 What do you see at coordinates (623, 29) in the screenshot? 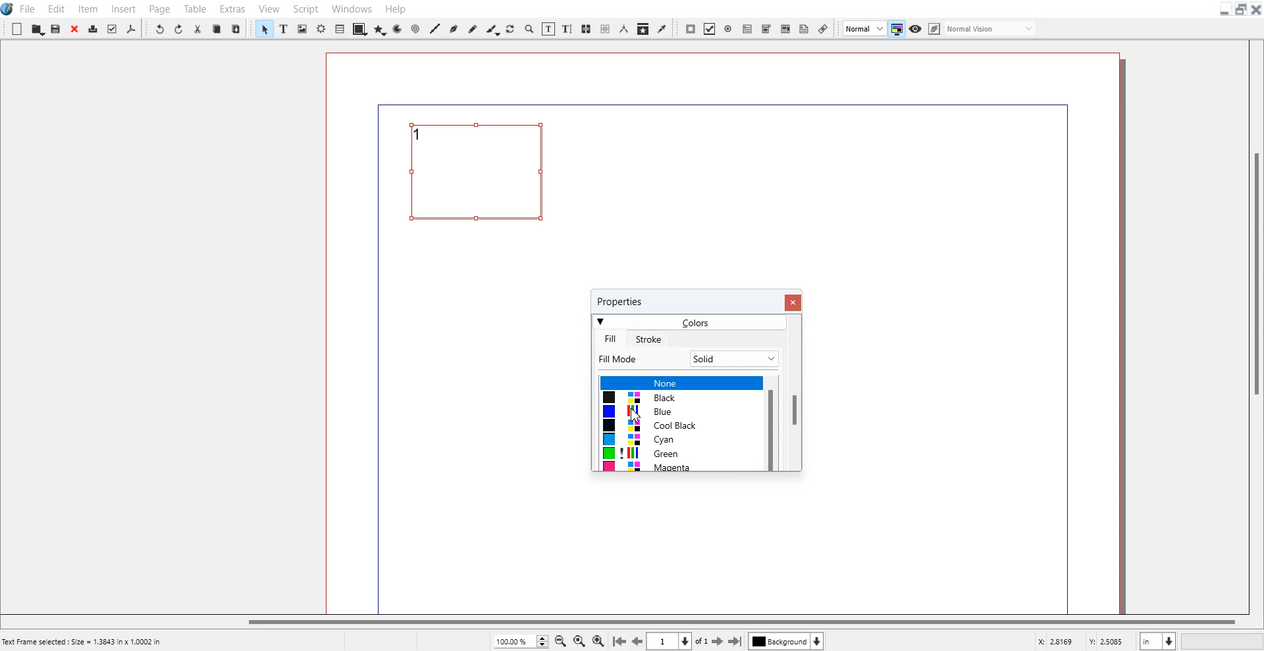
I see `Measurement` at bounding box center [623, 29].